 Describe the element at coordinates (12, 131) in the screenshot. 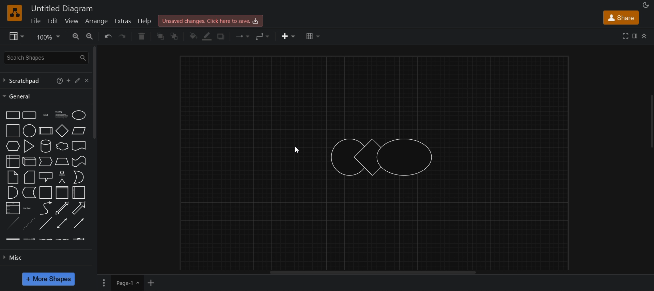

I see `square` at that location.